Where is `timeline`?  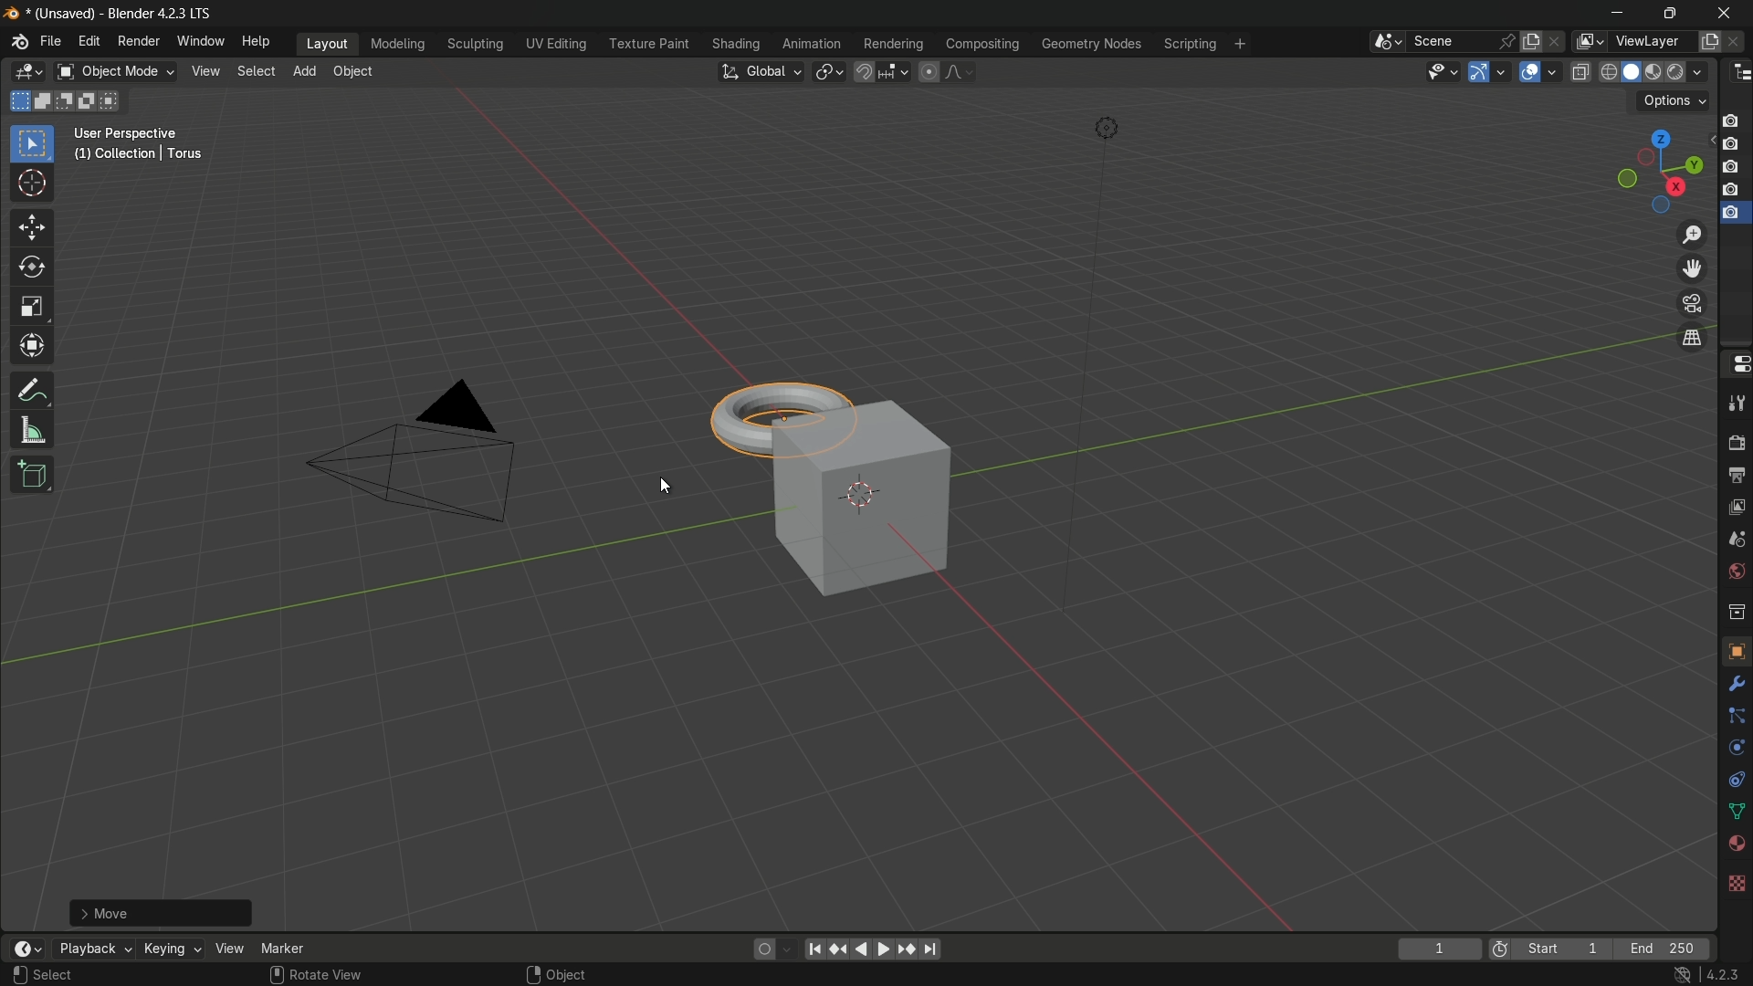
timeline is located at coordinates (27, 949).